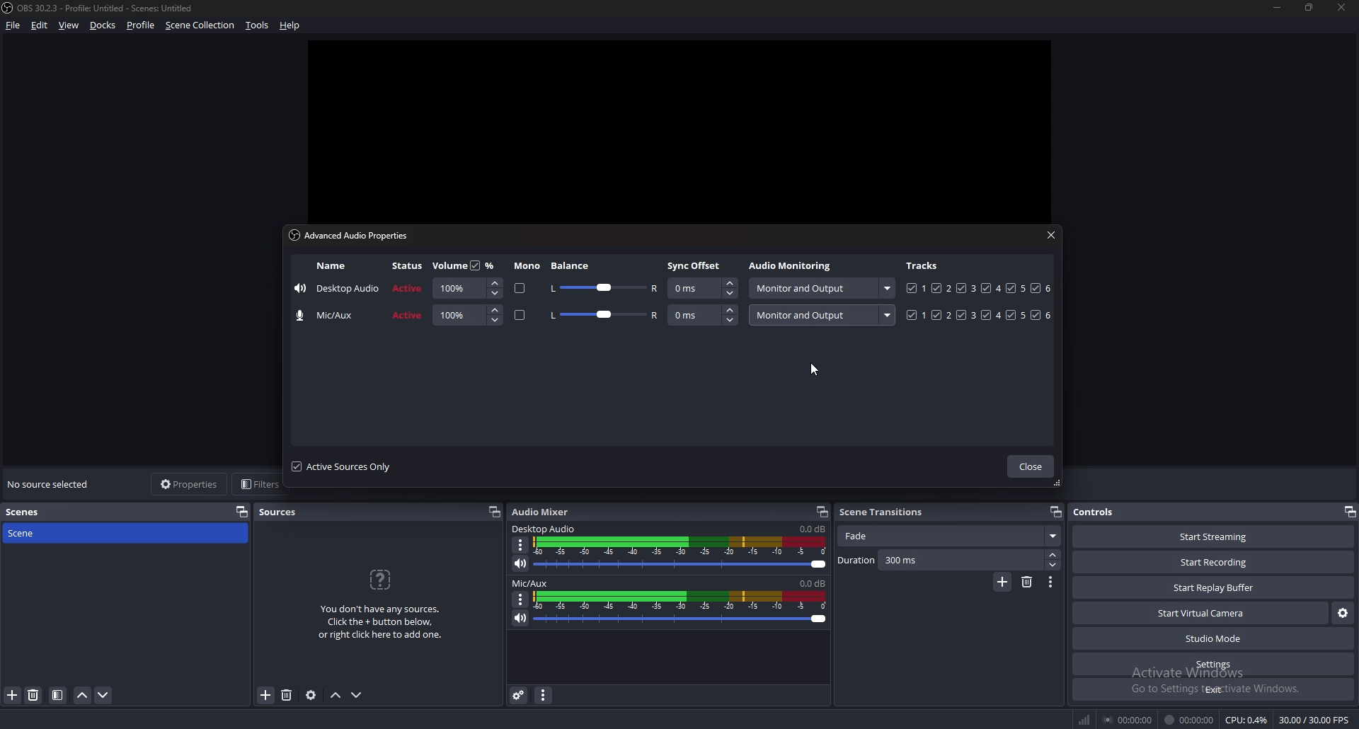  I want to click on options, so click(523, 545).